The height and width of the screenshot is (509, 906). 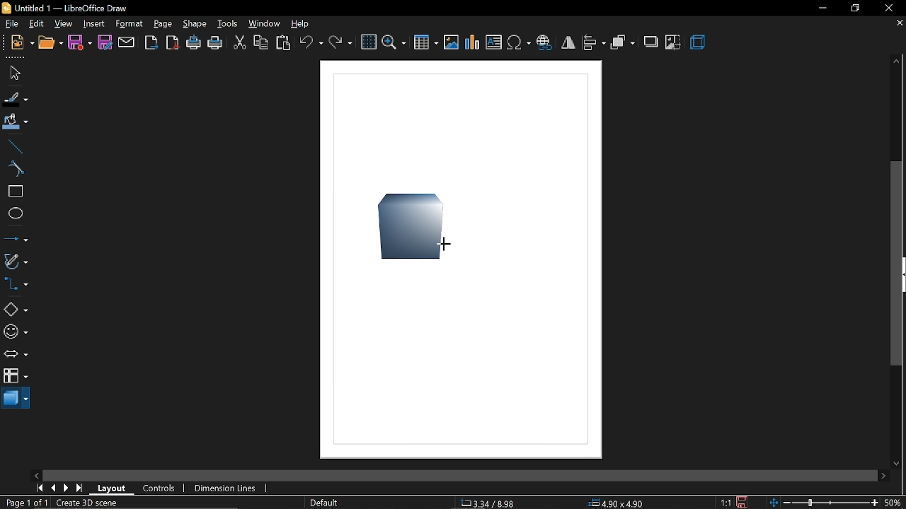 What do you see at coordinates (743, 502) in the screenshot?
I see `save` at bounding box center [743, 502].